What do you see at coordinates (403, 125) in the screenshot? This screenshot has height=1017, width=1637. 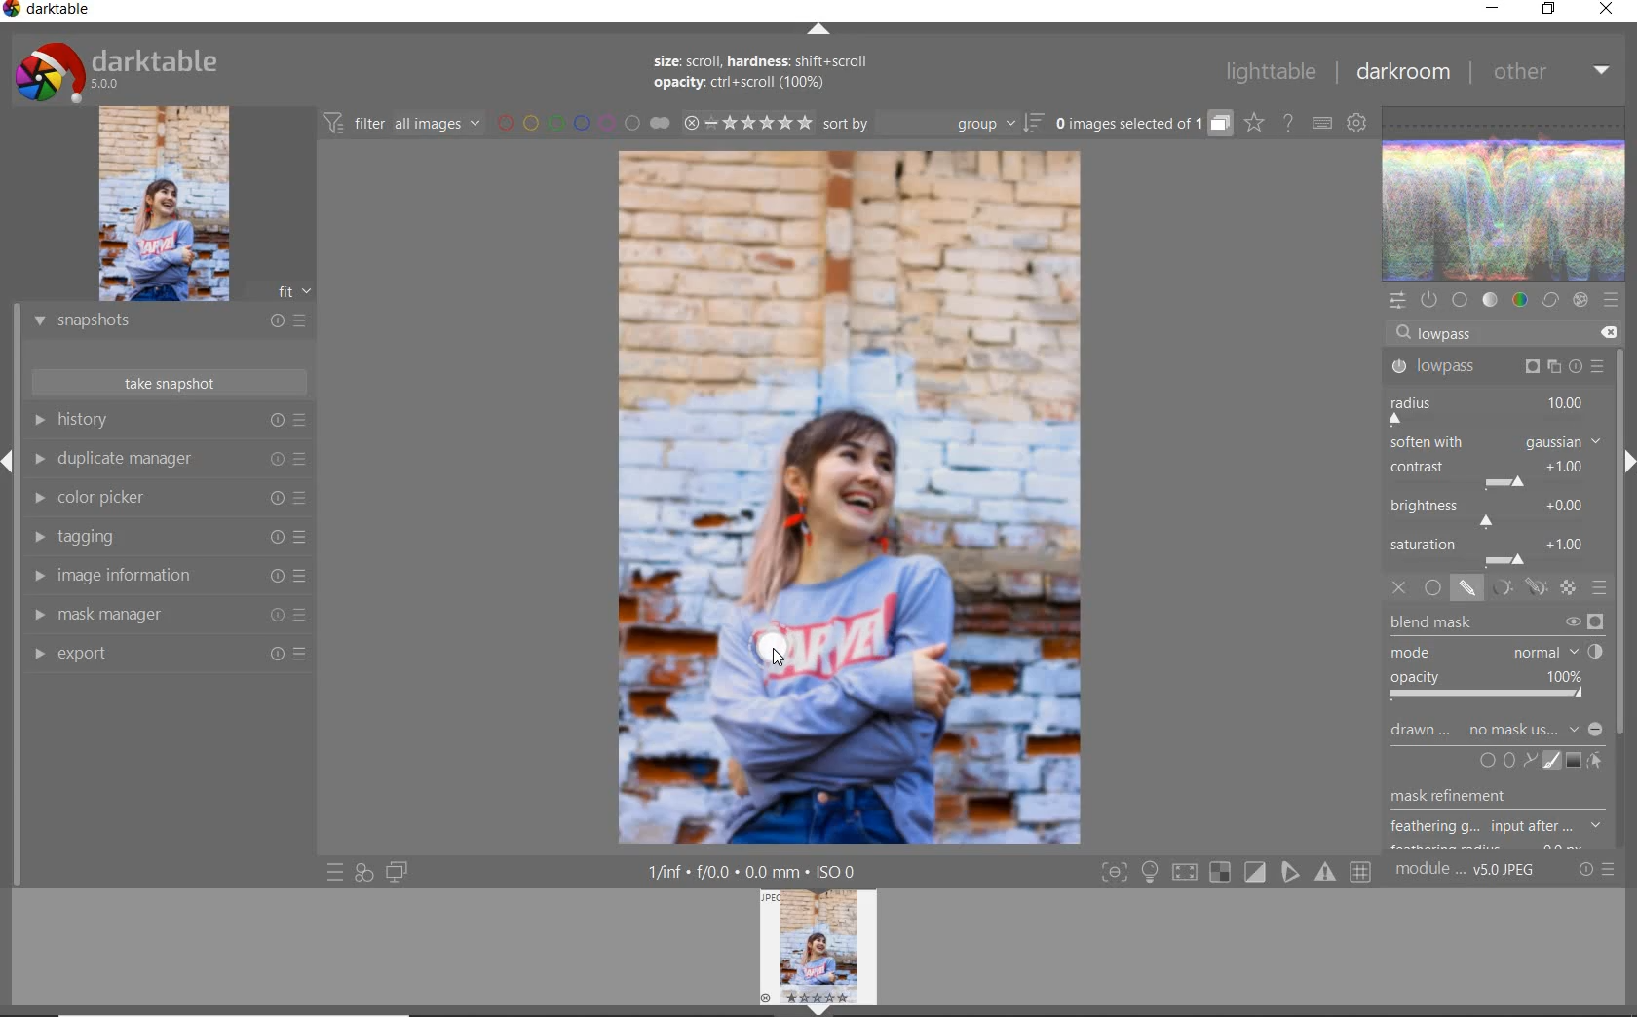 I see `filter all images by module order` at bounding box center [403, 125].